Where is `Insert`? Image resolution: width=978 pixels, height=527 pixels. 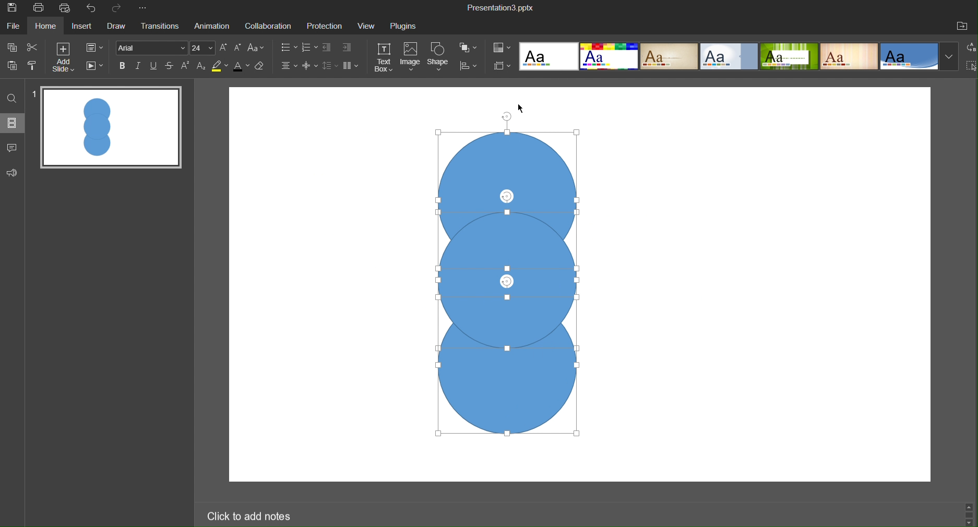 Insert is located at coordinates (86, 28).